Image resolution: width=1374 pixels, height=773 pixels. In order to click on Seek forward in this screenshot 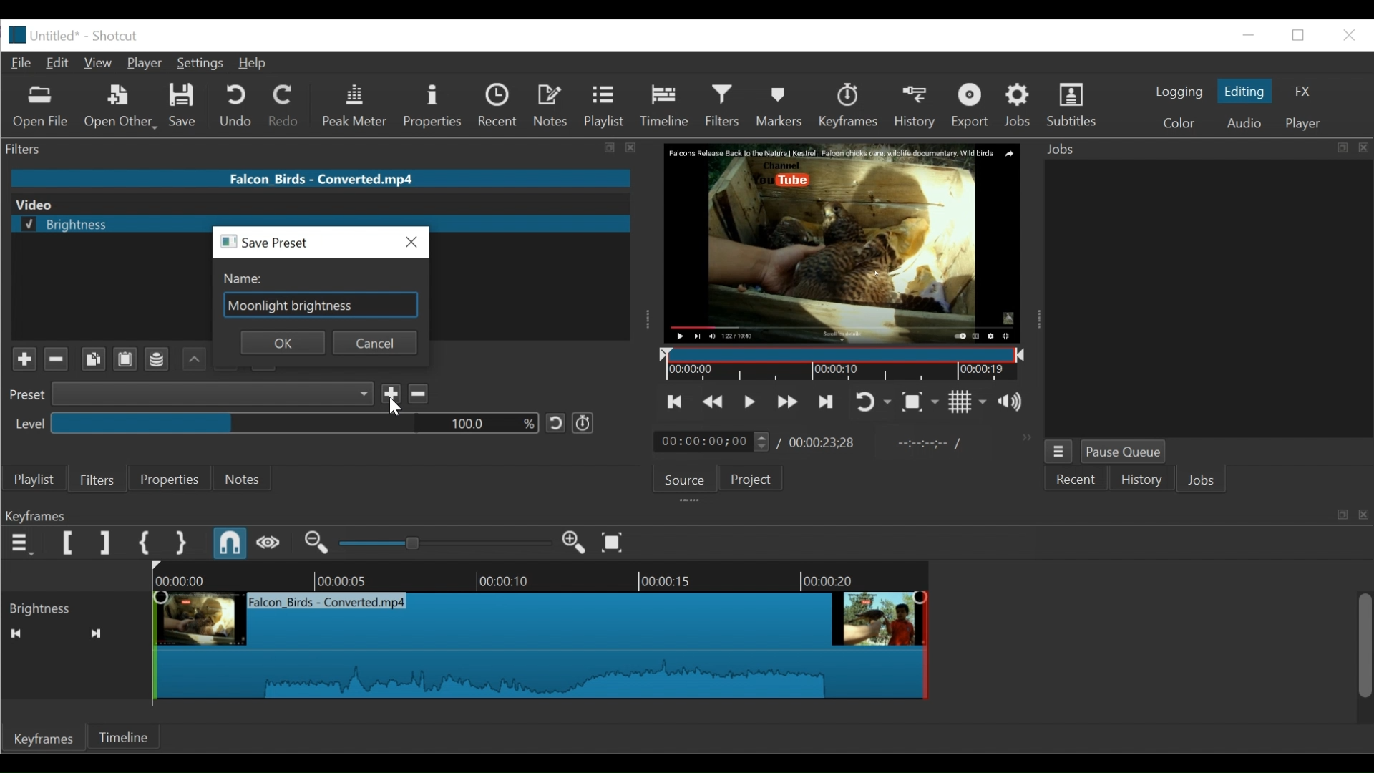, I will do `click(97, 633)`.